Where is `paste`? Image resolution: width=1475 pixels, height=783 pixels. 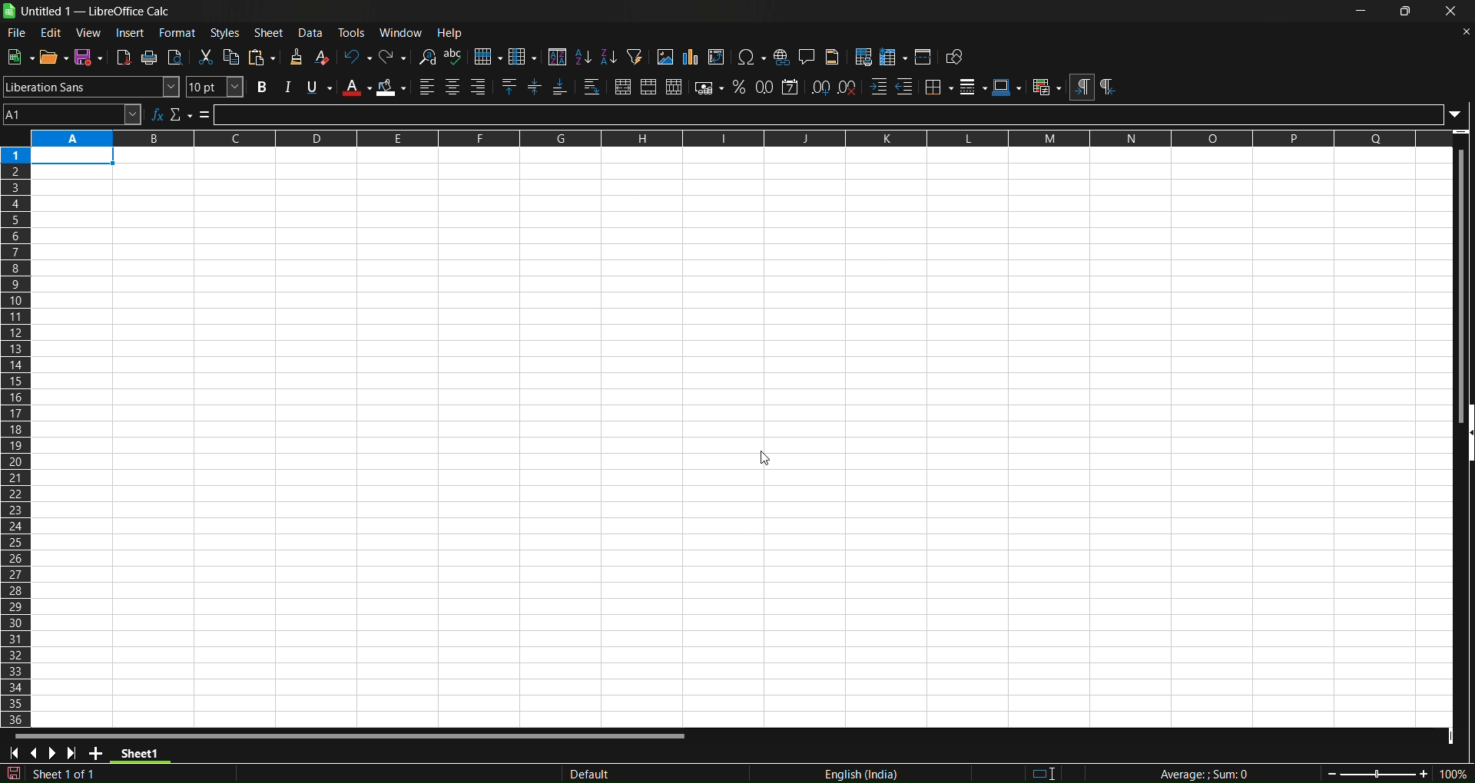 paste is located at coordinates (264, 58).